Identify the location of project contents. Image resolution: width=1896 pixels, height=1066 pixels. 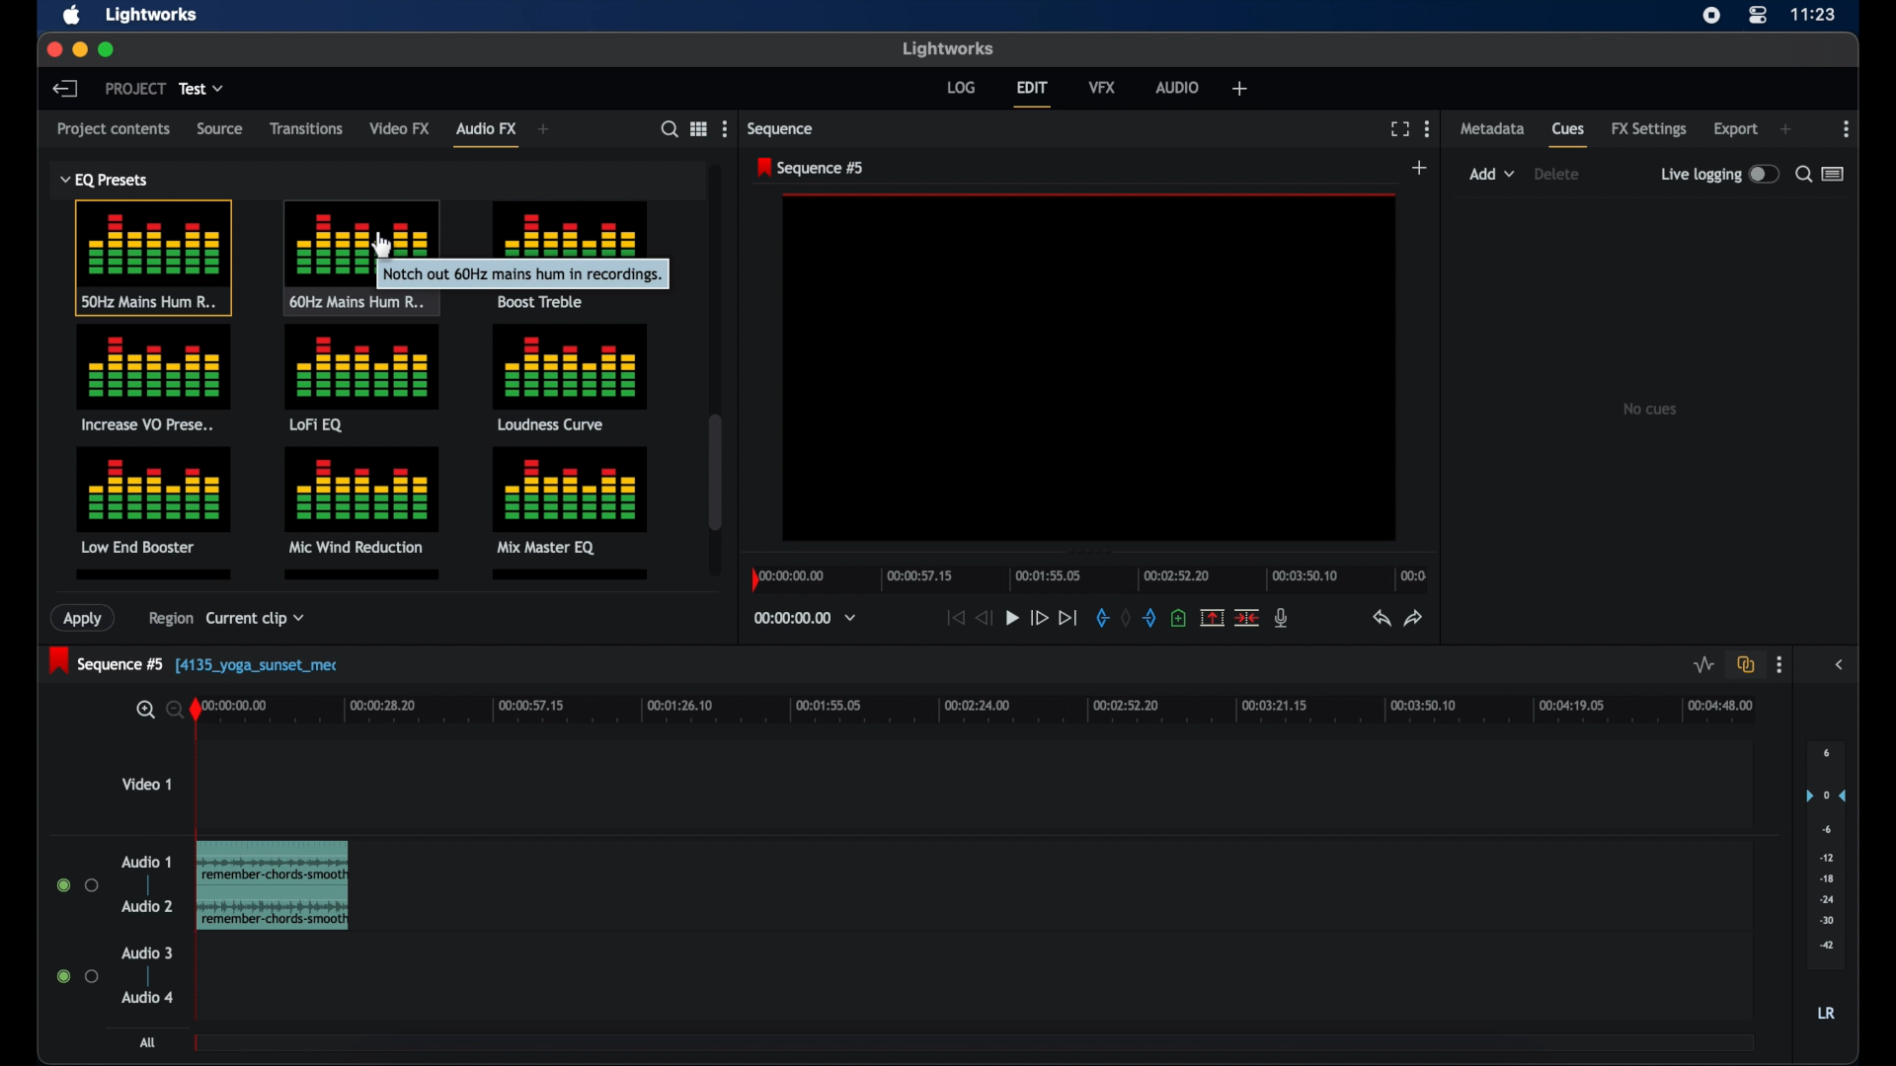
(114, 133).